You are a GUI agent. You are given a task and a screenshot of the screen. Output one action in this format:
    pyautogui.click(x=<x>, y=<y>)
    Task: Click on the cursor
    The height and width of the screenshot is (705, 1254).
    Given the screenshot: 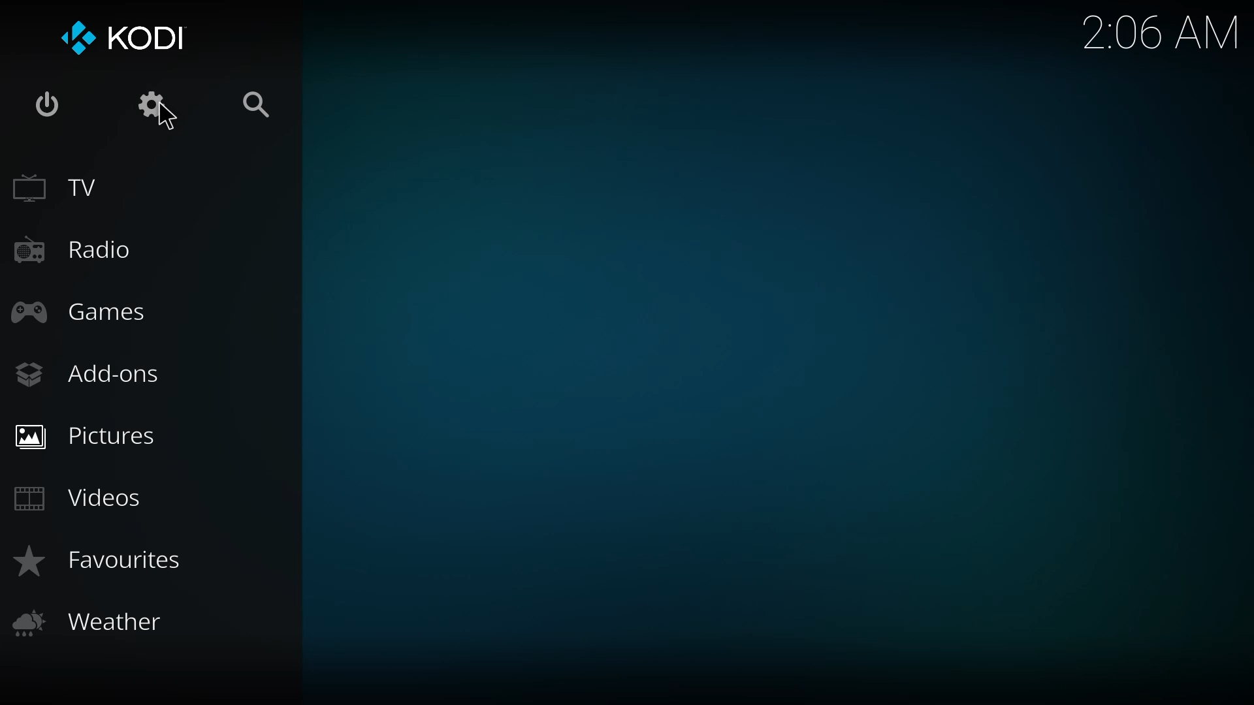 What is the action you would take?
    pyautogui.click(x=169, y=118)
    